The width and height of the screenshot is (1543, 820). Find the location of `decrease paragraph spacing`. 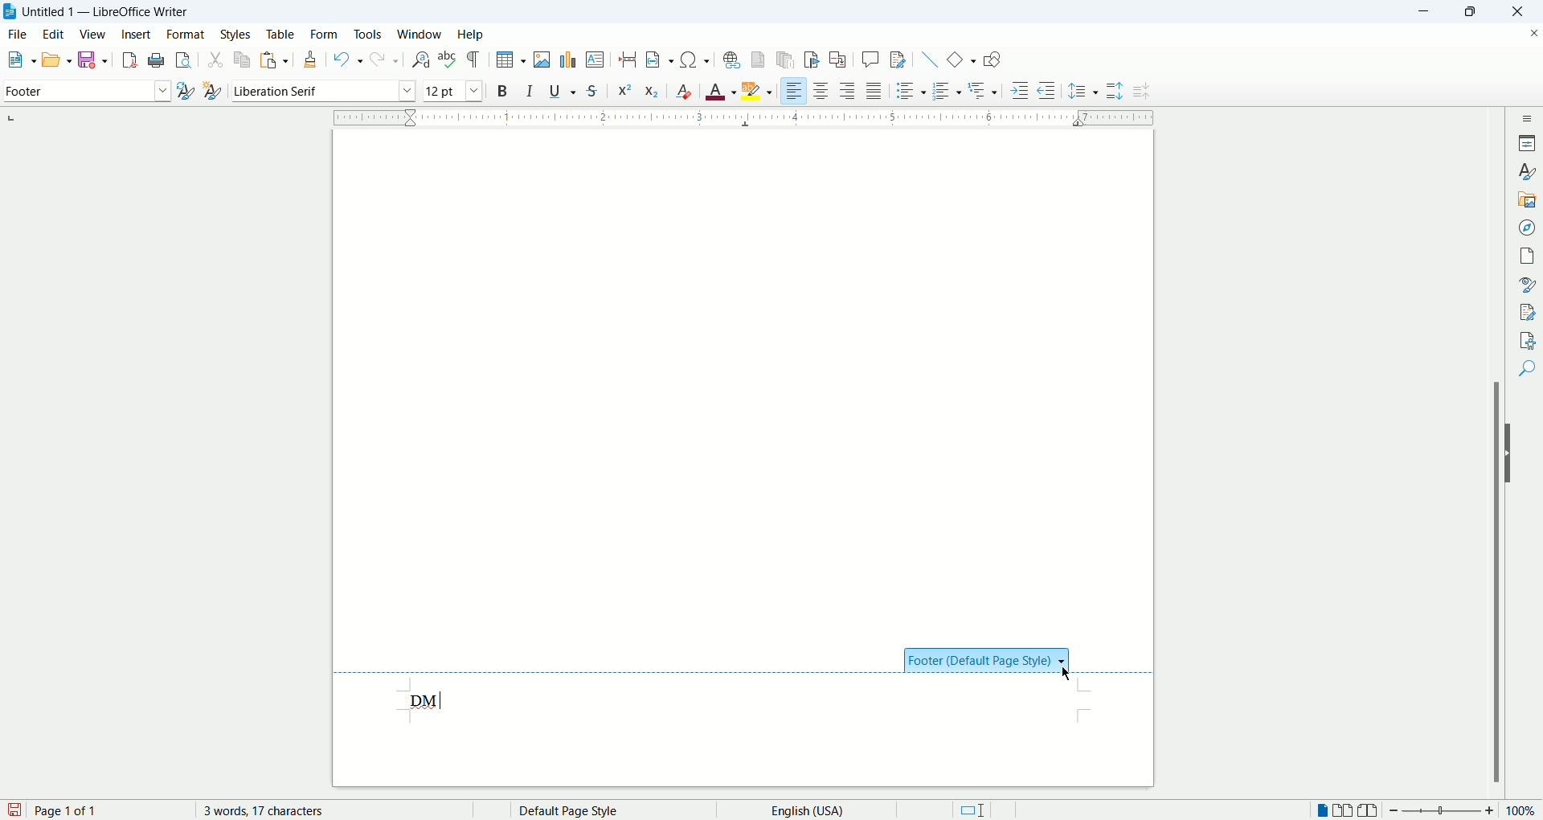

decrease paragraph spacing is located at coordinates (1141, 92).